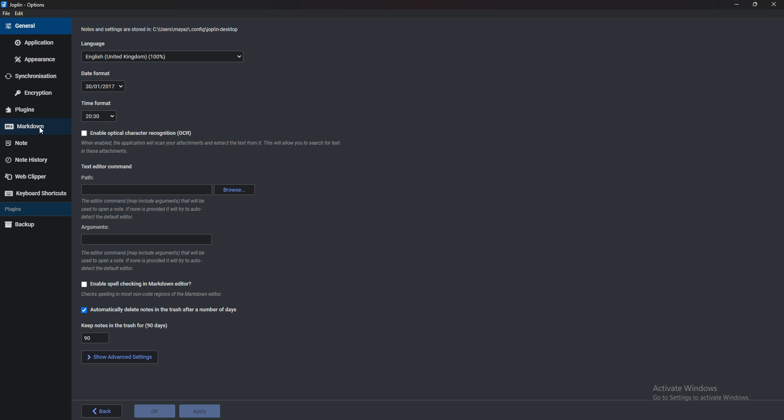  I want to click on ocr info, so click(212, 147).